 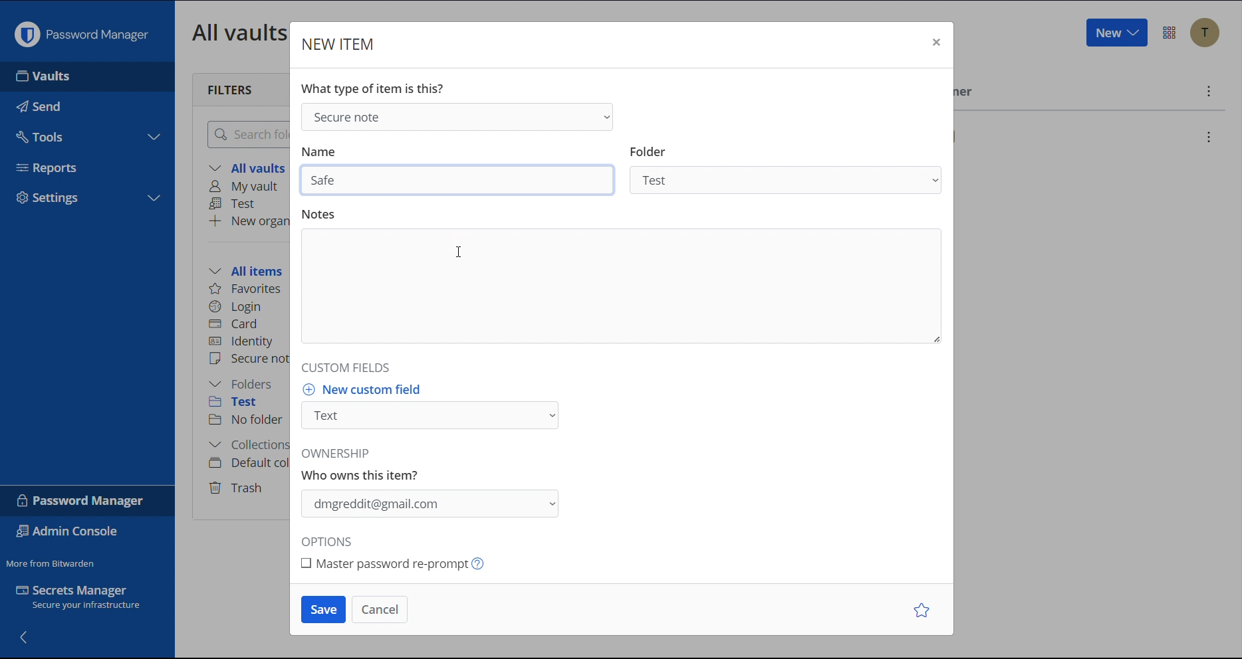 What do you see at coordinates (236, 322) in the screenshot?
I see `Card` at bounding box center [236, 322].